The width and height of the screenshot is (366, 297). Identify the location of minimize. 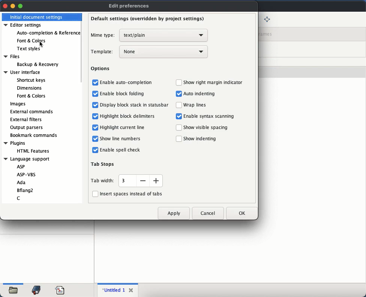
(13, 6).